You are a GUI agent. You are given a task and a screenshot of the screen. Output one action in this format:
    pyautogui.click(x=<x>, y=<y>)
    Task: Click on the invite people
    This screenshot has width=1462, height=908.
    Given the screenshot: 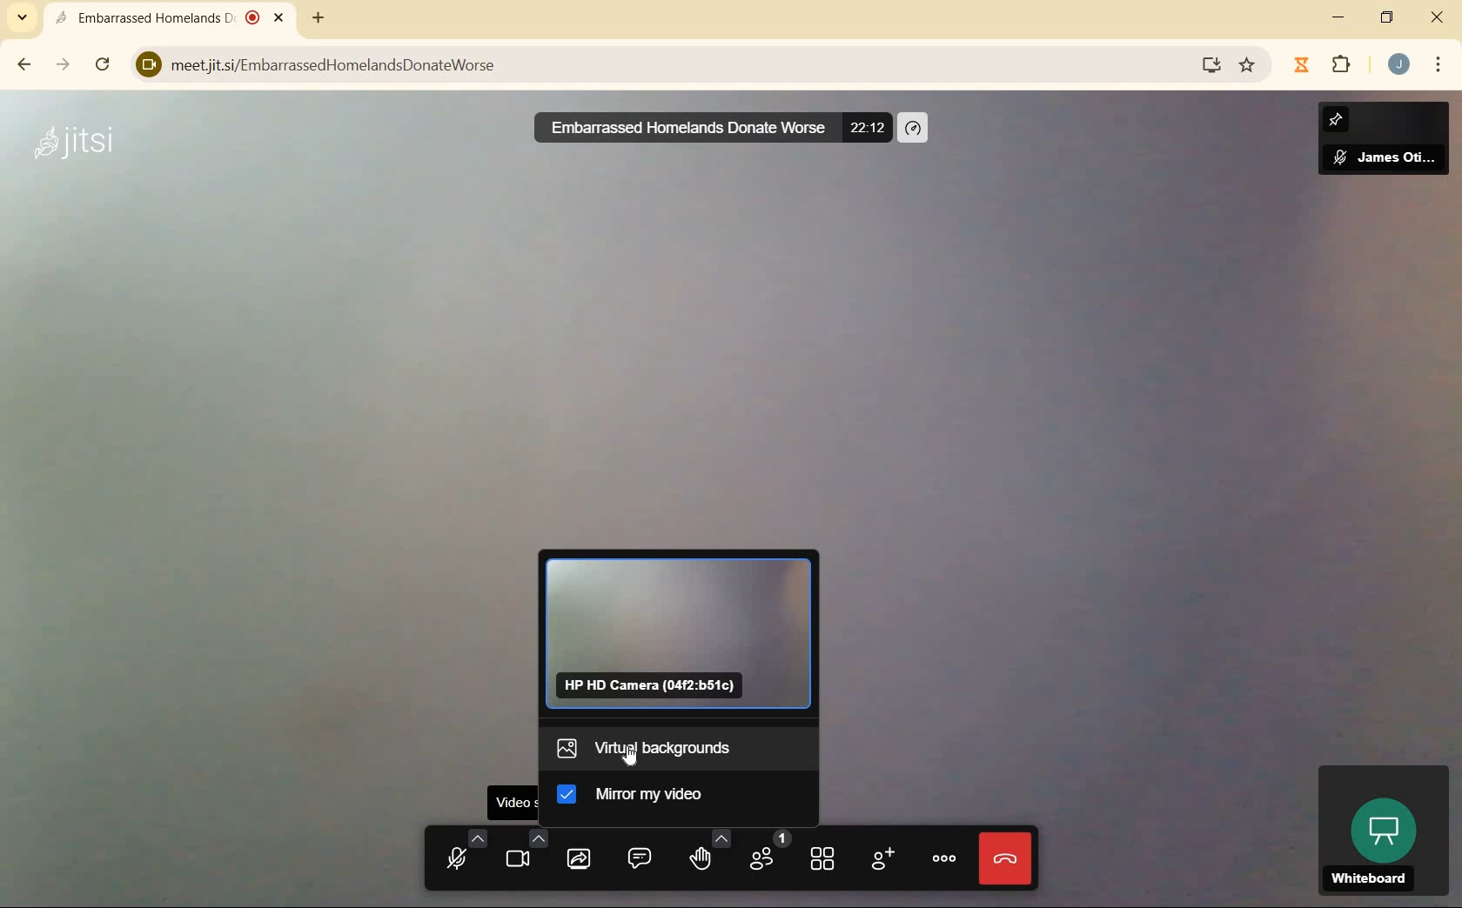 What is the action you would take?
    pyautogui.click(x=882, y=858)
    